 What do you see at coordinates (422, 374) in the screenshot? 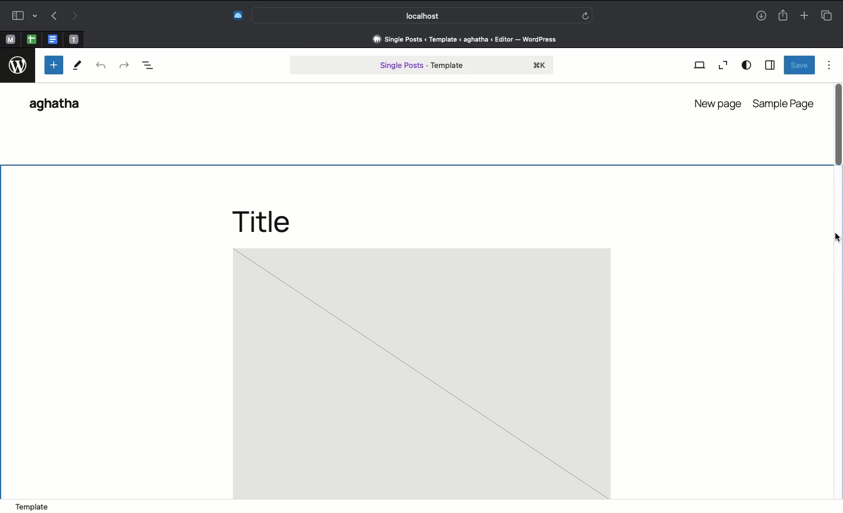
I see `Image` at bounding box center [422, 374].